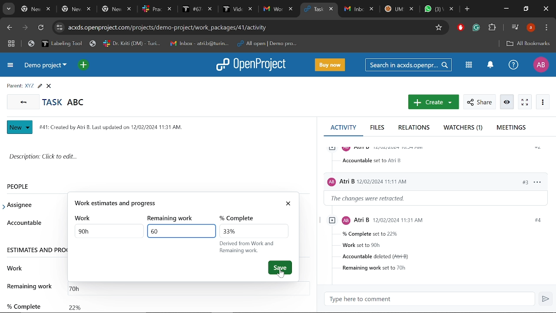 The height and width of the screenshot is (313, 556). Describe the element at coordinates (114, 126) in the screenshot. I see `task info` at that location.